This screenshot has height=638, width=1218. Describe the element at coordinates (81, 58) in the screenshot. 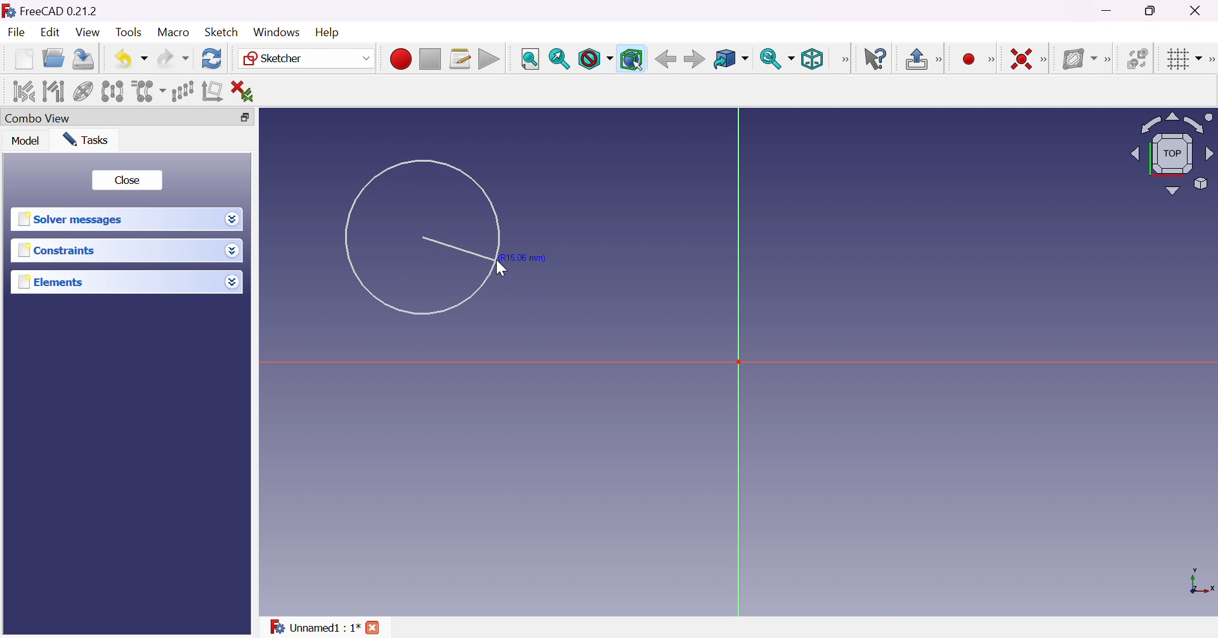

I see `Save` at that location.